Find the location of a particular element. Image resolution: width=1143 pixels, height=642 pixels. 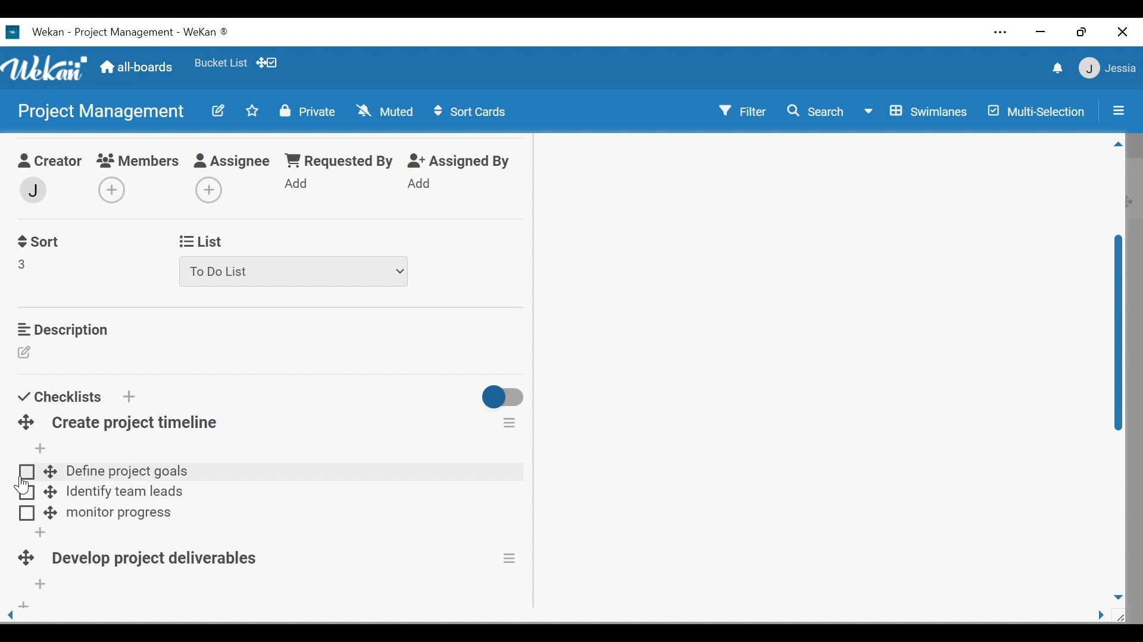

add is located at coordinates (37, 533).